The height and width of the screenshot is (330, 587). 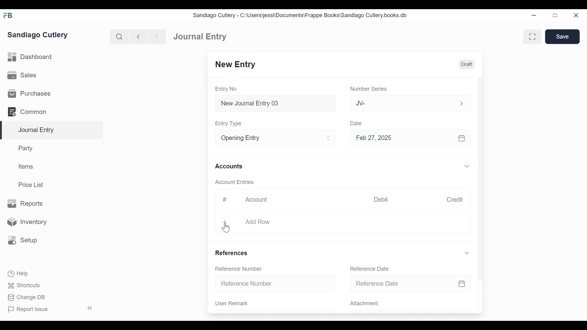 I want to click on Report Issue, so click(x=28, y=310).